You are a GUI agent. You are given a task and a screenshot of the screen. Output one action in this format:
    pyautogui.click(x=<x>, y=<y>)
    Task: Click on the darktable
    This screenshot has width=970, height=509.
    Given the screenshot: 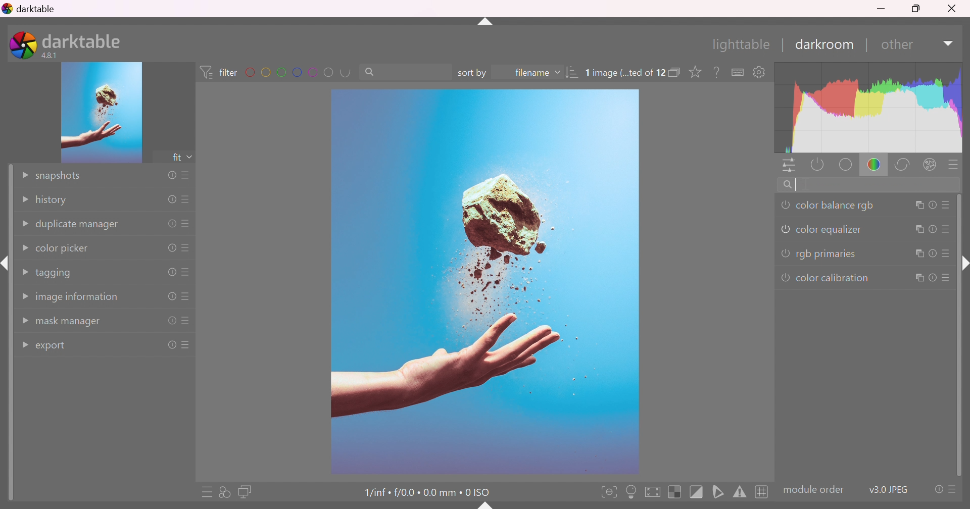 What is the action you would take?
    pyautogui.click(x=22, y=44)
    